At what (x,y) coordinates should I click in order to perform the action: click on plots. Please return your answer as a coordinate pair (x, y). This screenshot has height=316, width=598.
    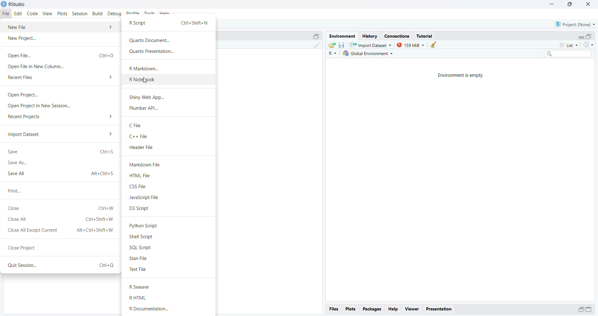
    Looking at the image, I should click on (63, 14).